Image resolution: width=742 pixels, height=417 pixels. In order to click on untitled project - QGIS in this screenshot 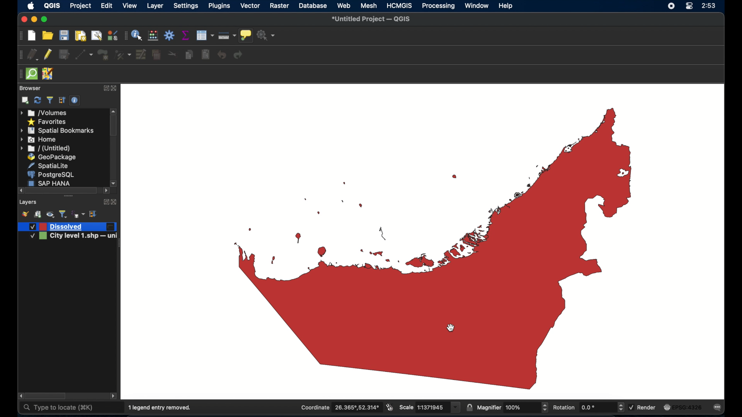, I will do `click(373, 19)`.